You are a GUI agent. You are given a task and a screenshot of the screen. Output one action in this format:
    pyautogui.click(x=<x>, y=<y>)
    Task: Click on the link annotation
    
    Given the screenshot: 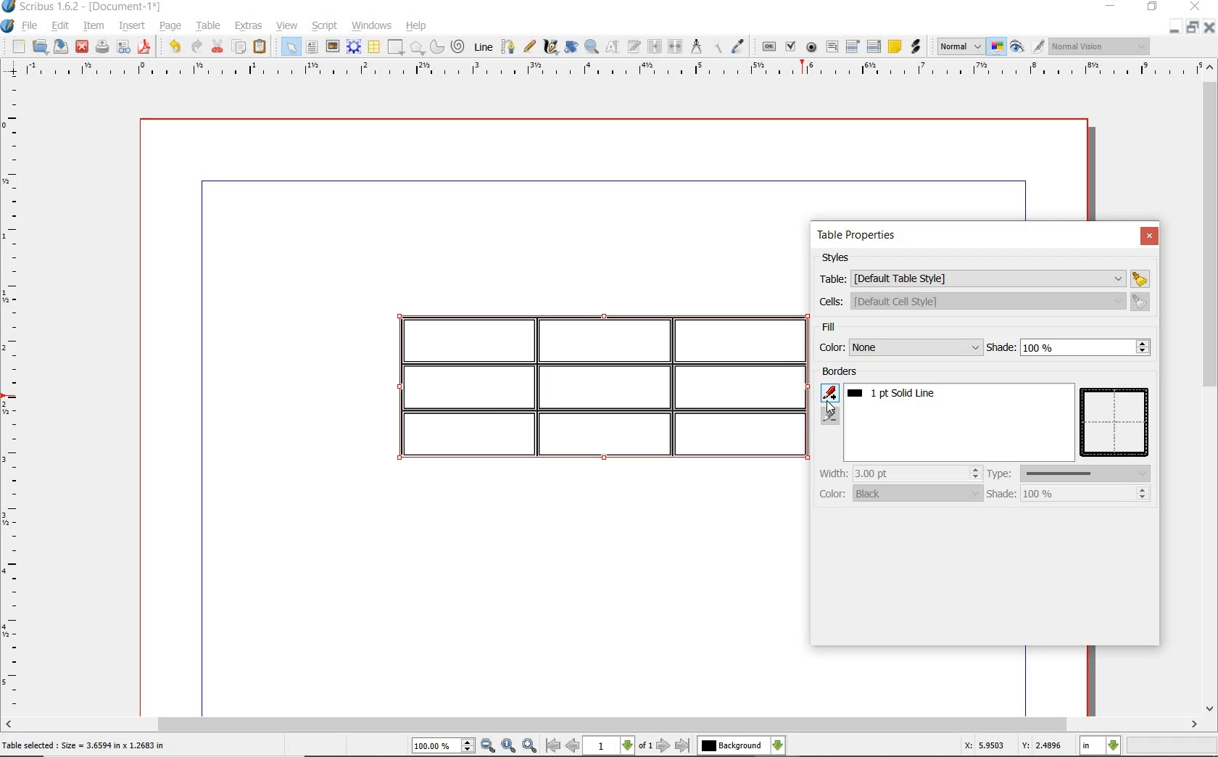 What is the action you would take?
    pyautogui.click(x=916, y=47)
    